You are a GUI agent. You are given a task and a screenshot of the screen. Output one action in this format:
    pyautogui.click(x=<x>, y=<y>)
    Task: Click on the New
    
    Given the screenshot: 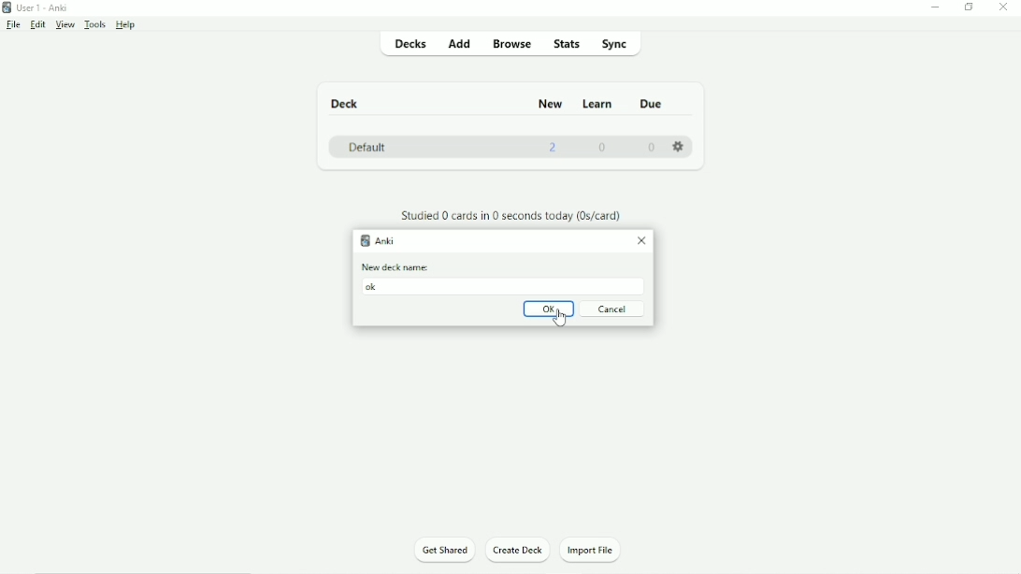 What is the action you would take?
    pyautogui.click(x=550, y=102)
    